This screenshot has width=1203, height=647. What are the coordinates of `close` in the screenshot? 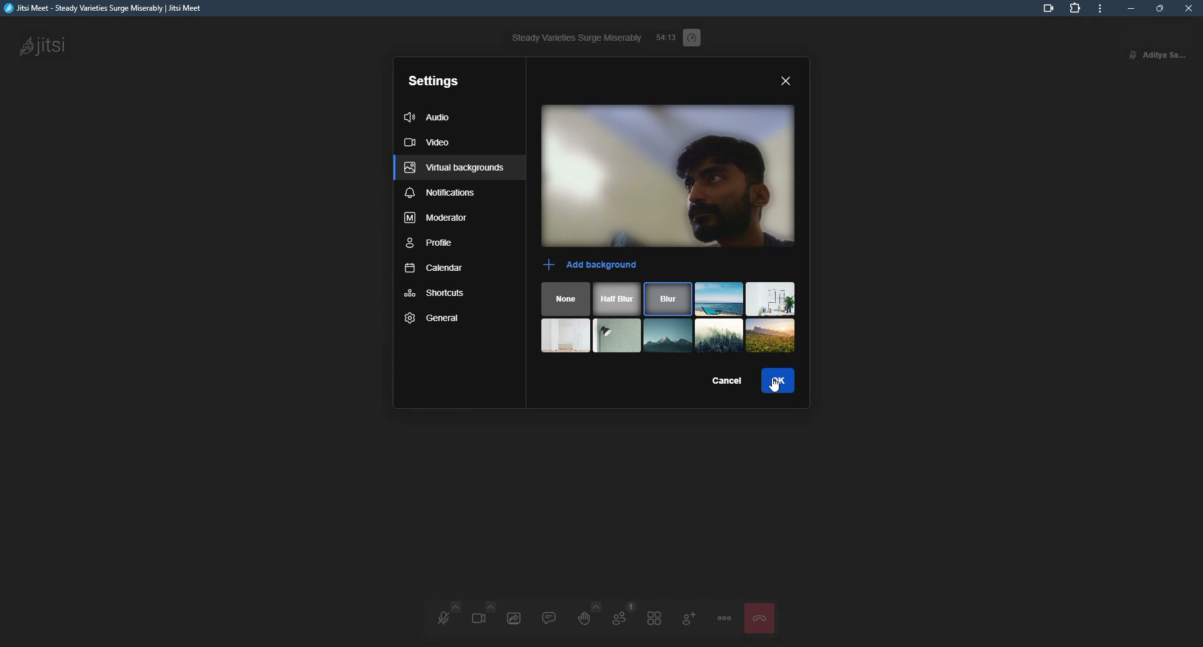 It's located at (1188, 8).